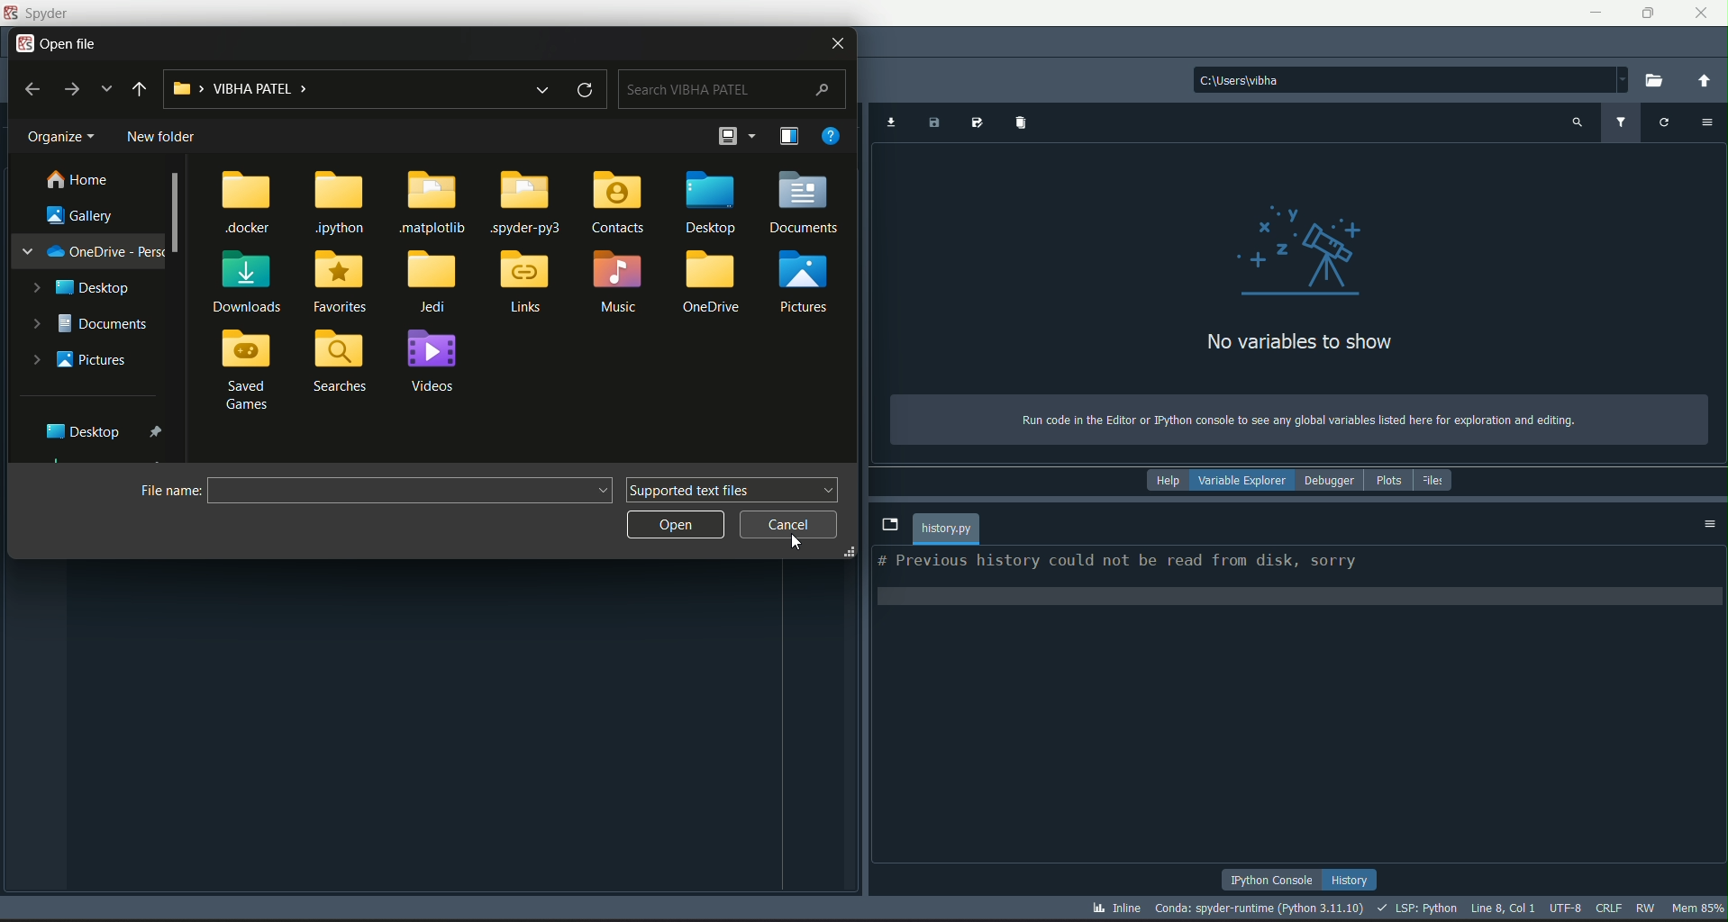 This screenshot has height=922, width=1728. What do you see at coordinates (791, 525) in the screenshot?
I see `cursor` at bounding box center [791, 525].